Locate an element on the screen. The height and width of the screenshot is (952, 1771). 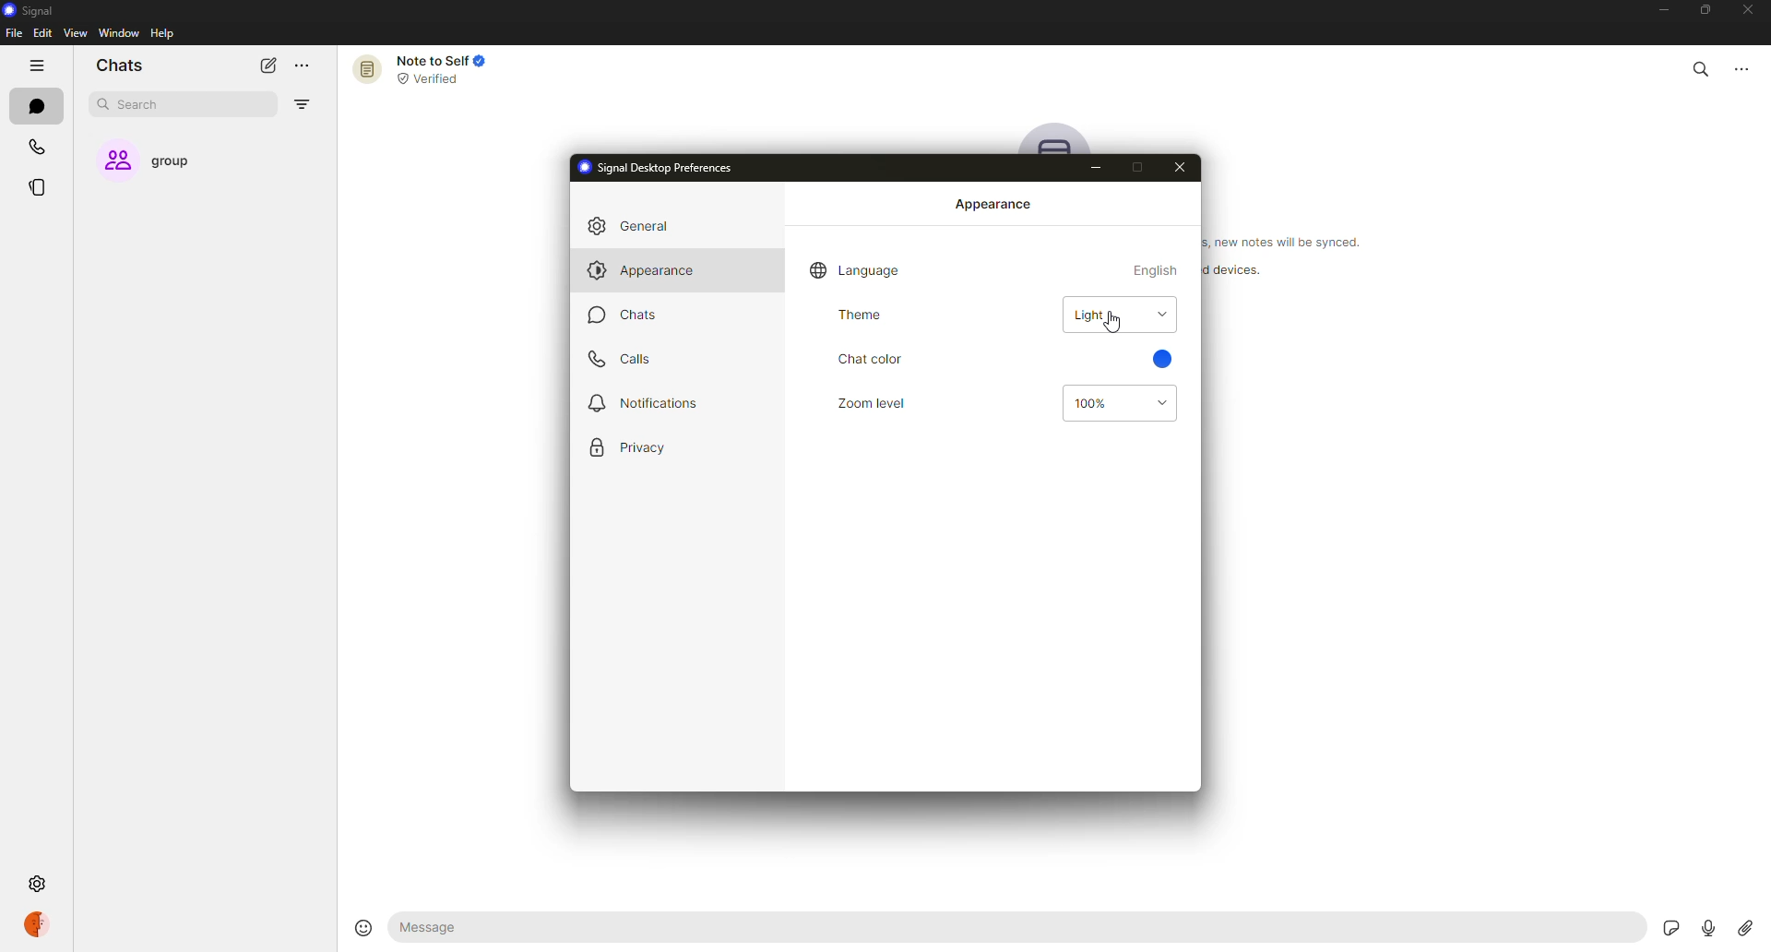
more is located at coordinates (302, 66).